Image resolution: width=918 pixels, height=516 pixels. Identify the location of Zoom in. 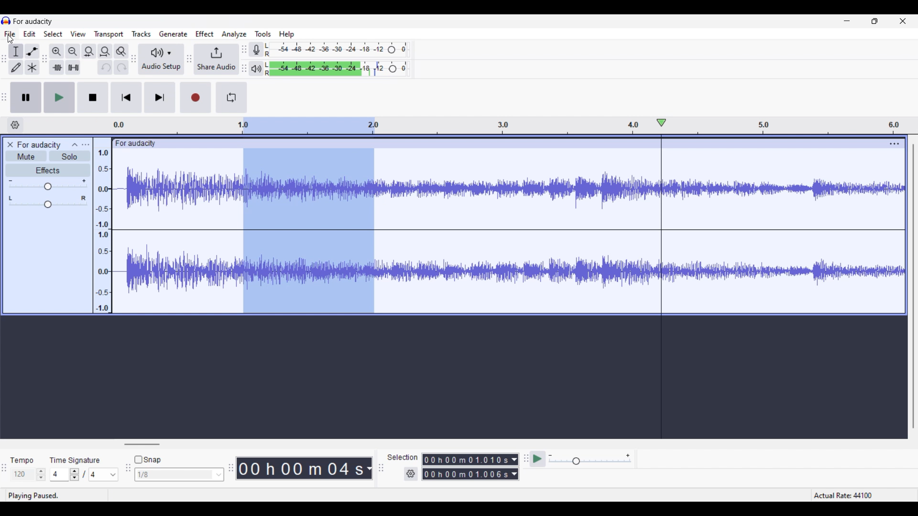
(57, 52).